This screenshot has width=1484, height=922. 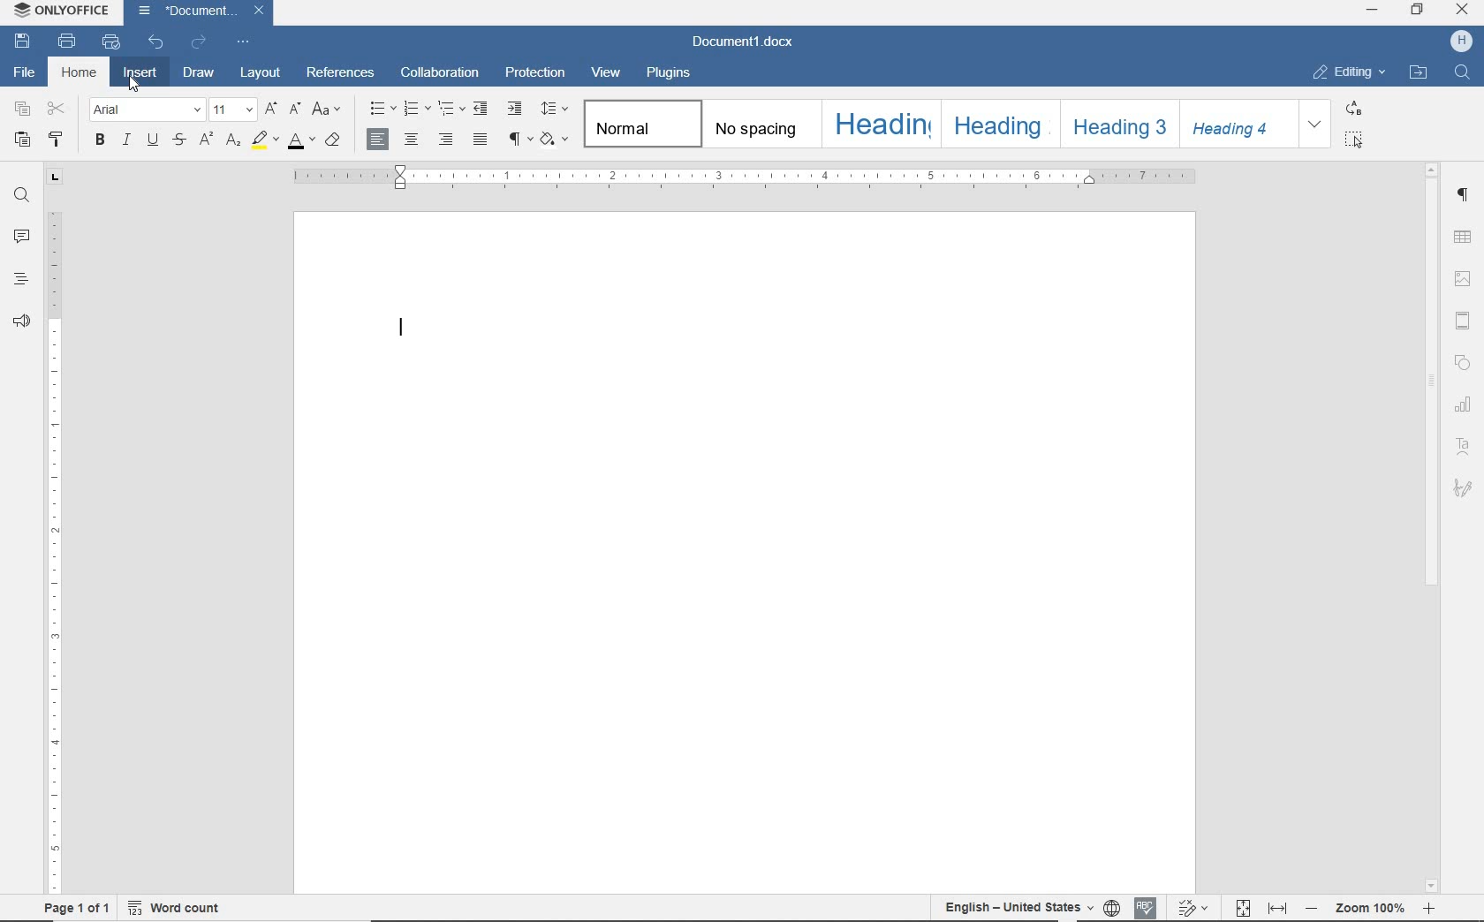 I want to click on track changes, so click(x=1197, y=909).